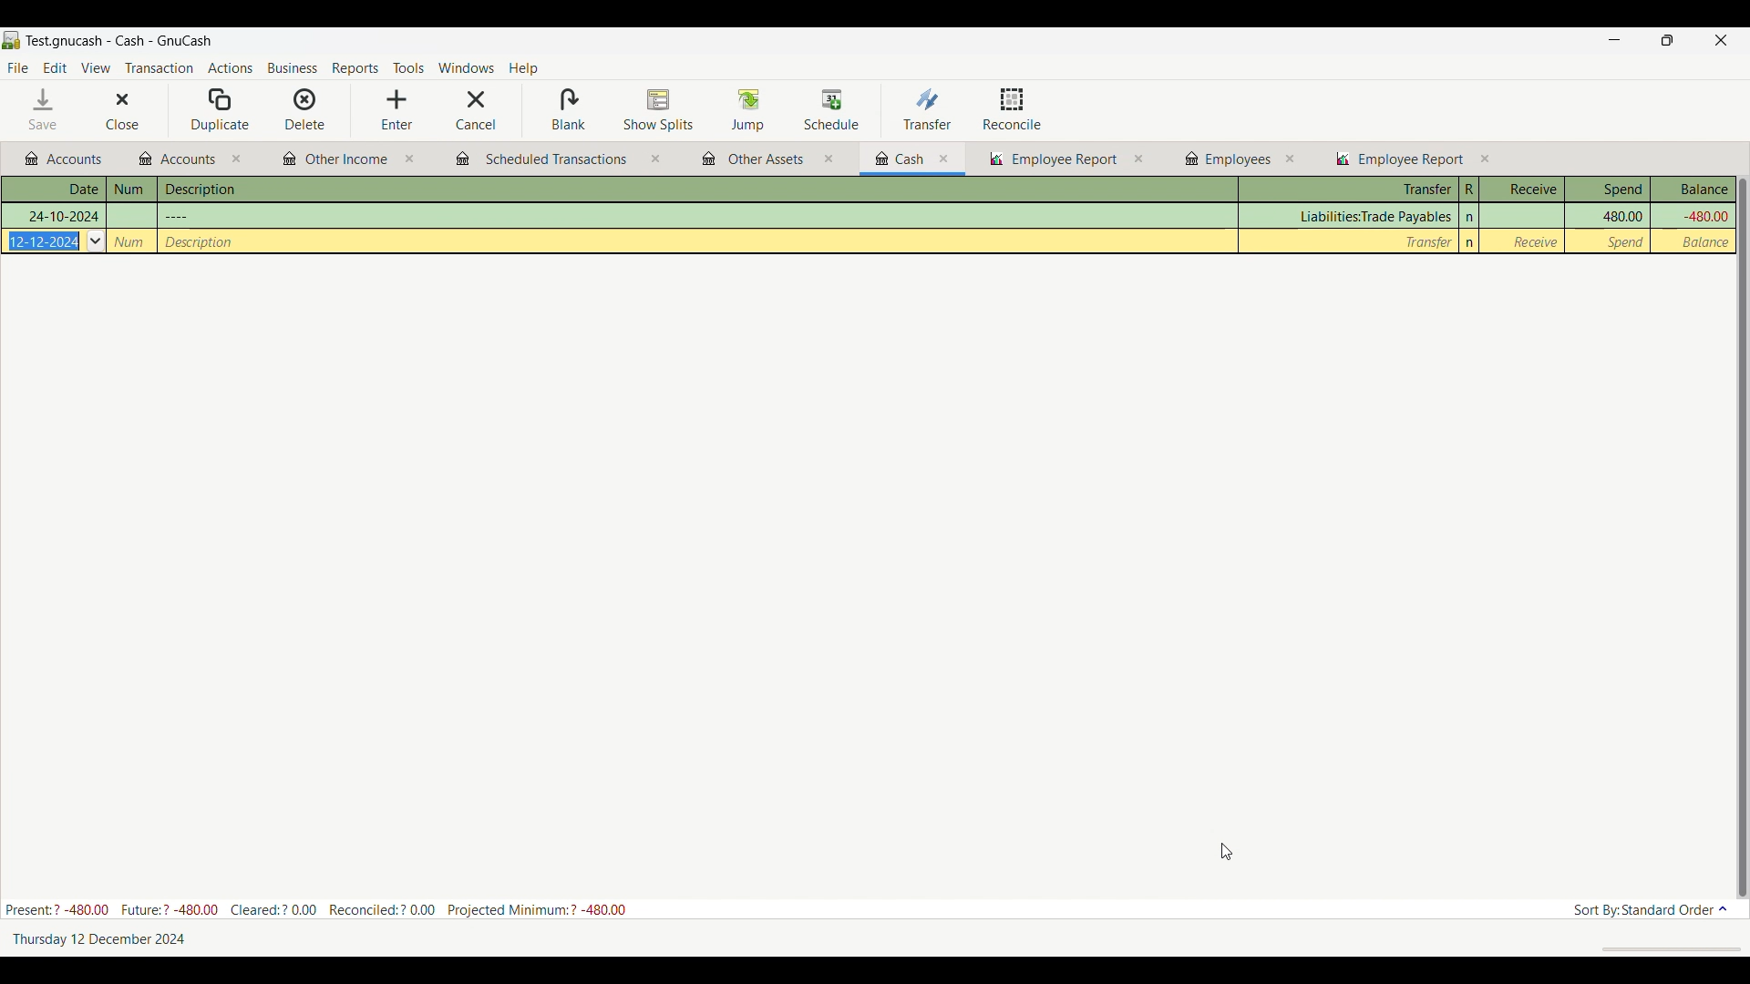  Describe the element at coordinates (63, 159) in the screenshot. I see `Other budgets and reports` at that location.